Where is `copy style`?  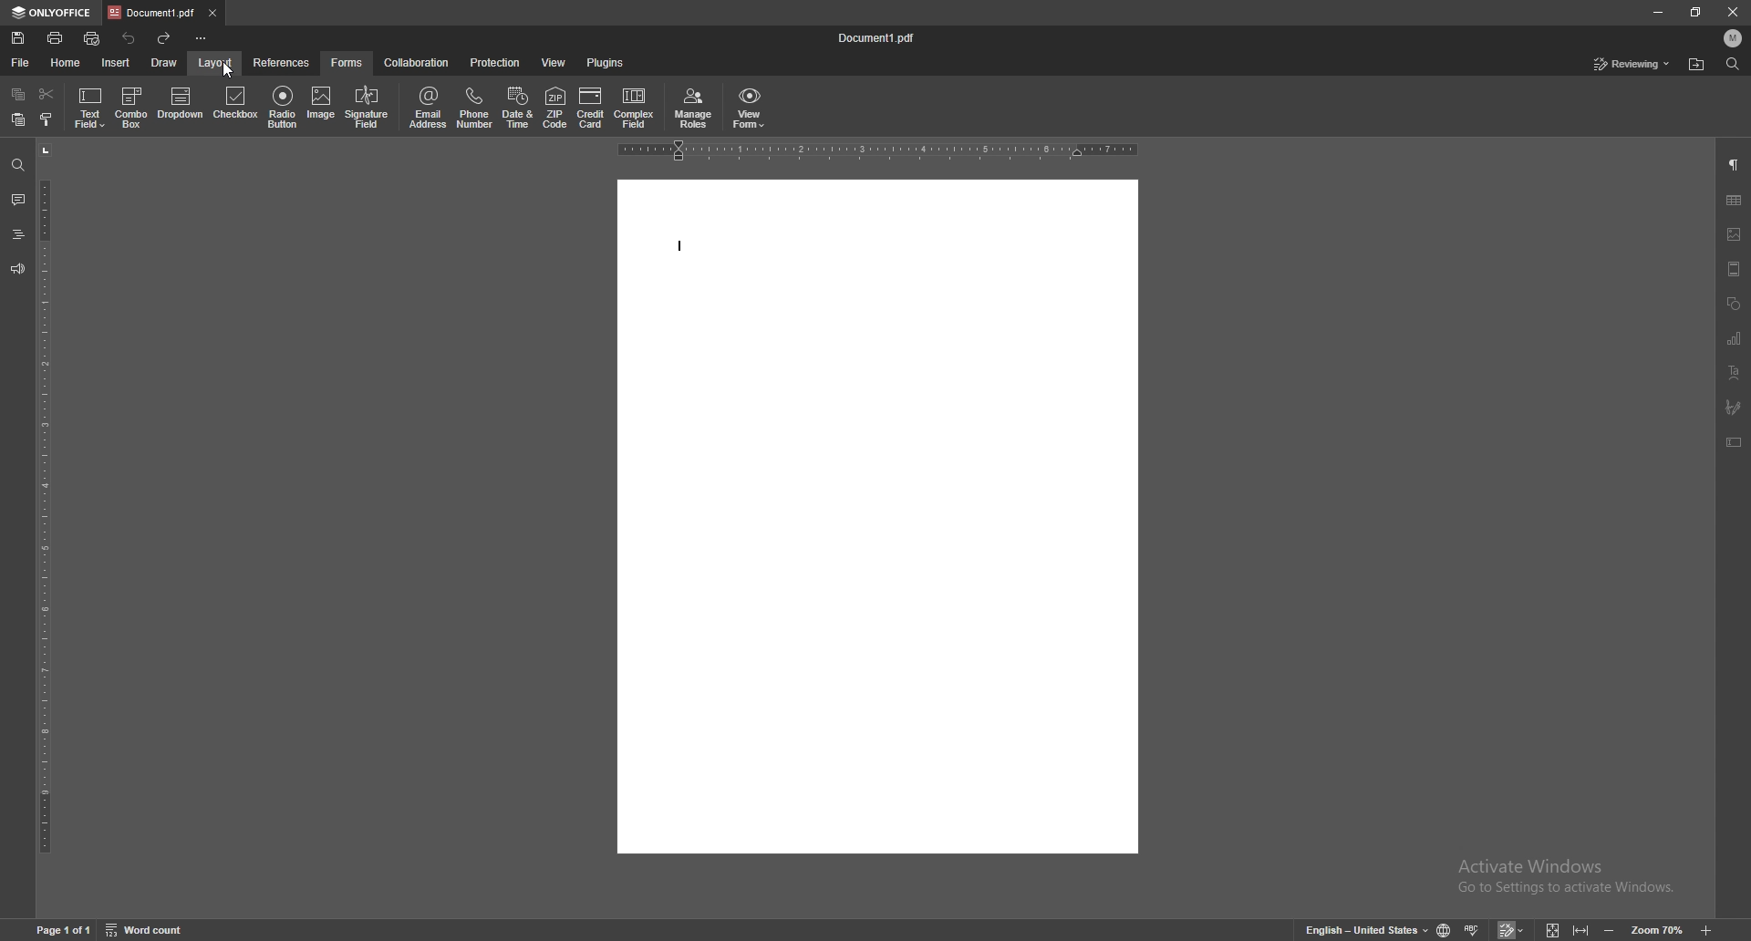
copy style is located at coordinates (47, 118).